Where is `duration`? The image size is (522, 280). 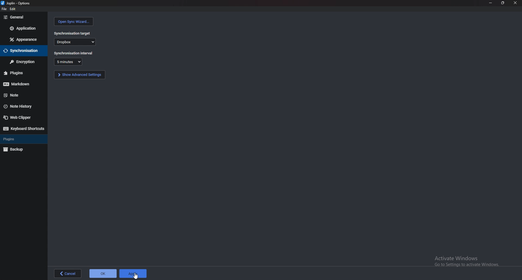
duration is located at coordinates (67, 62).